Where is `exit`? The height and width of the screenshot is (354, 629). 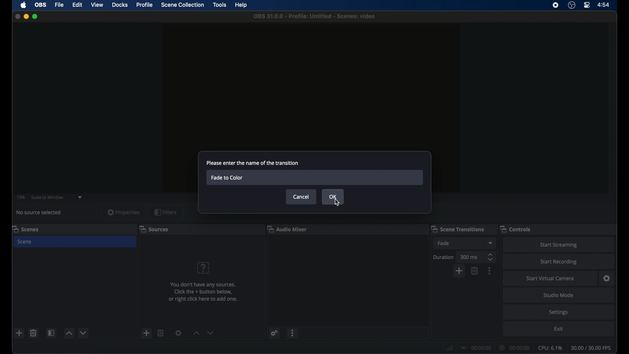
exit is located at coordinates (559, 329).